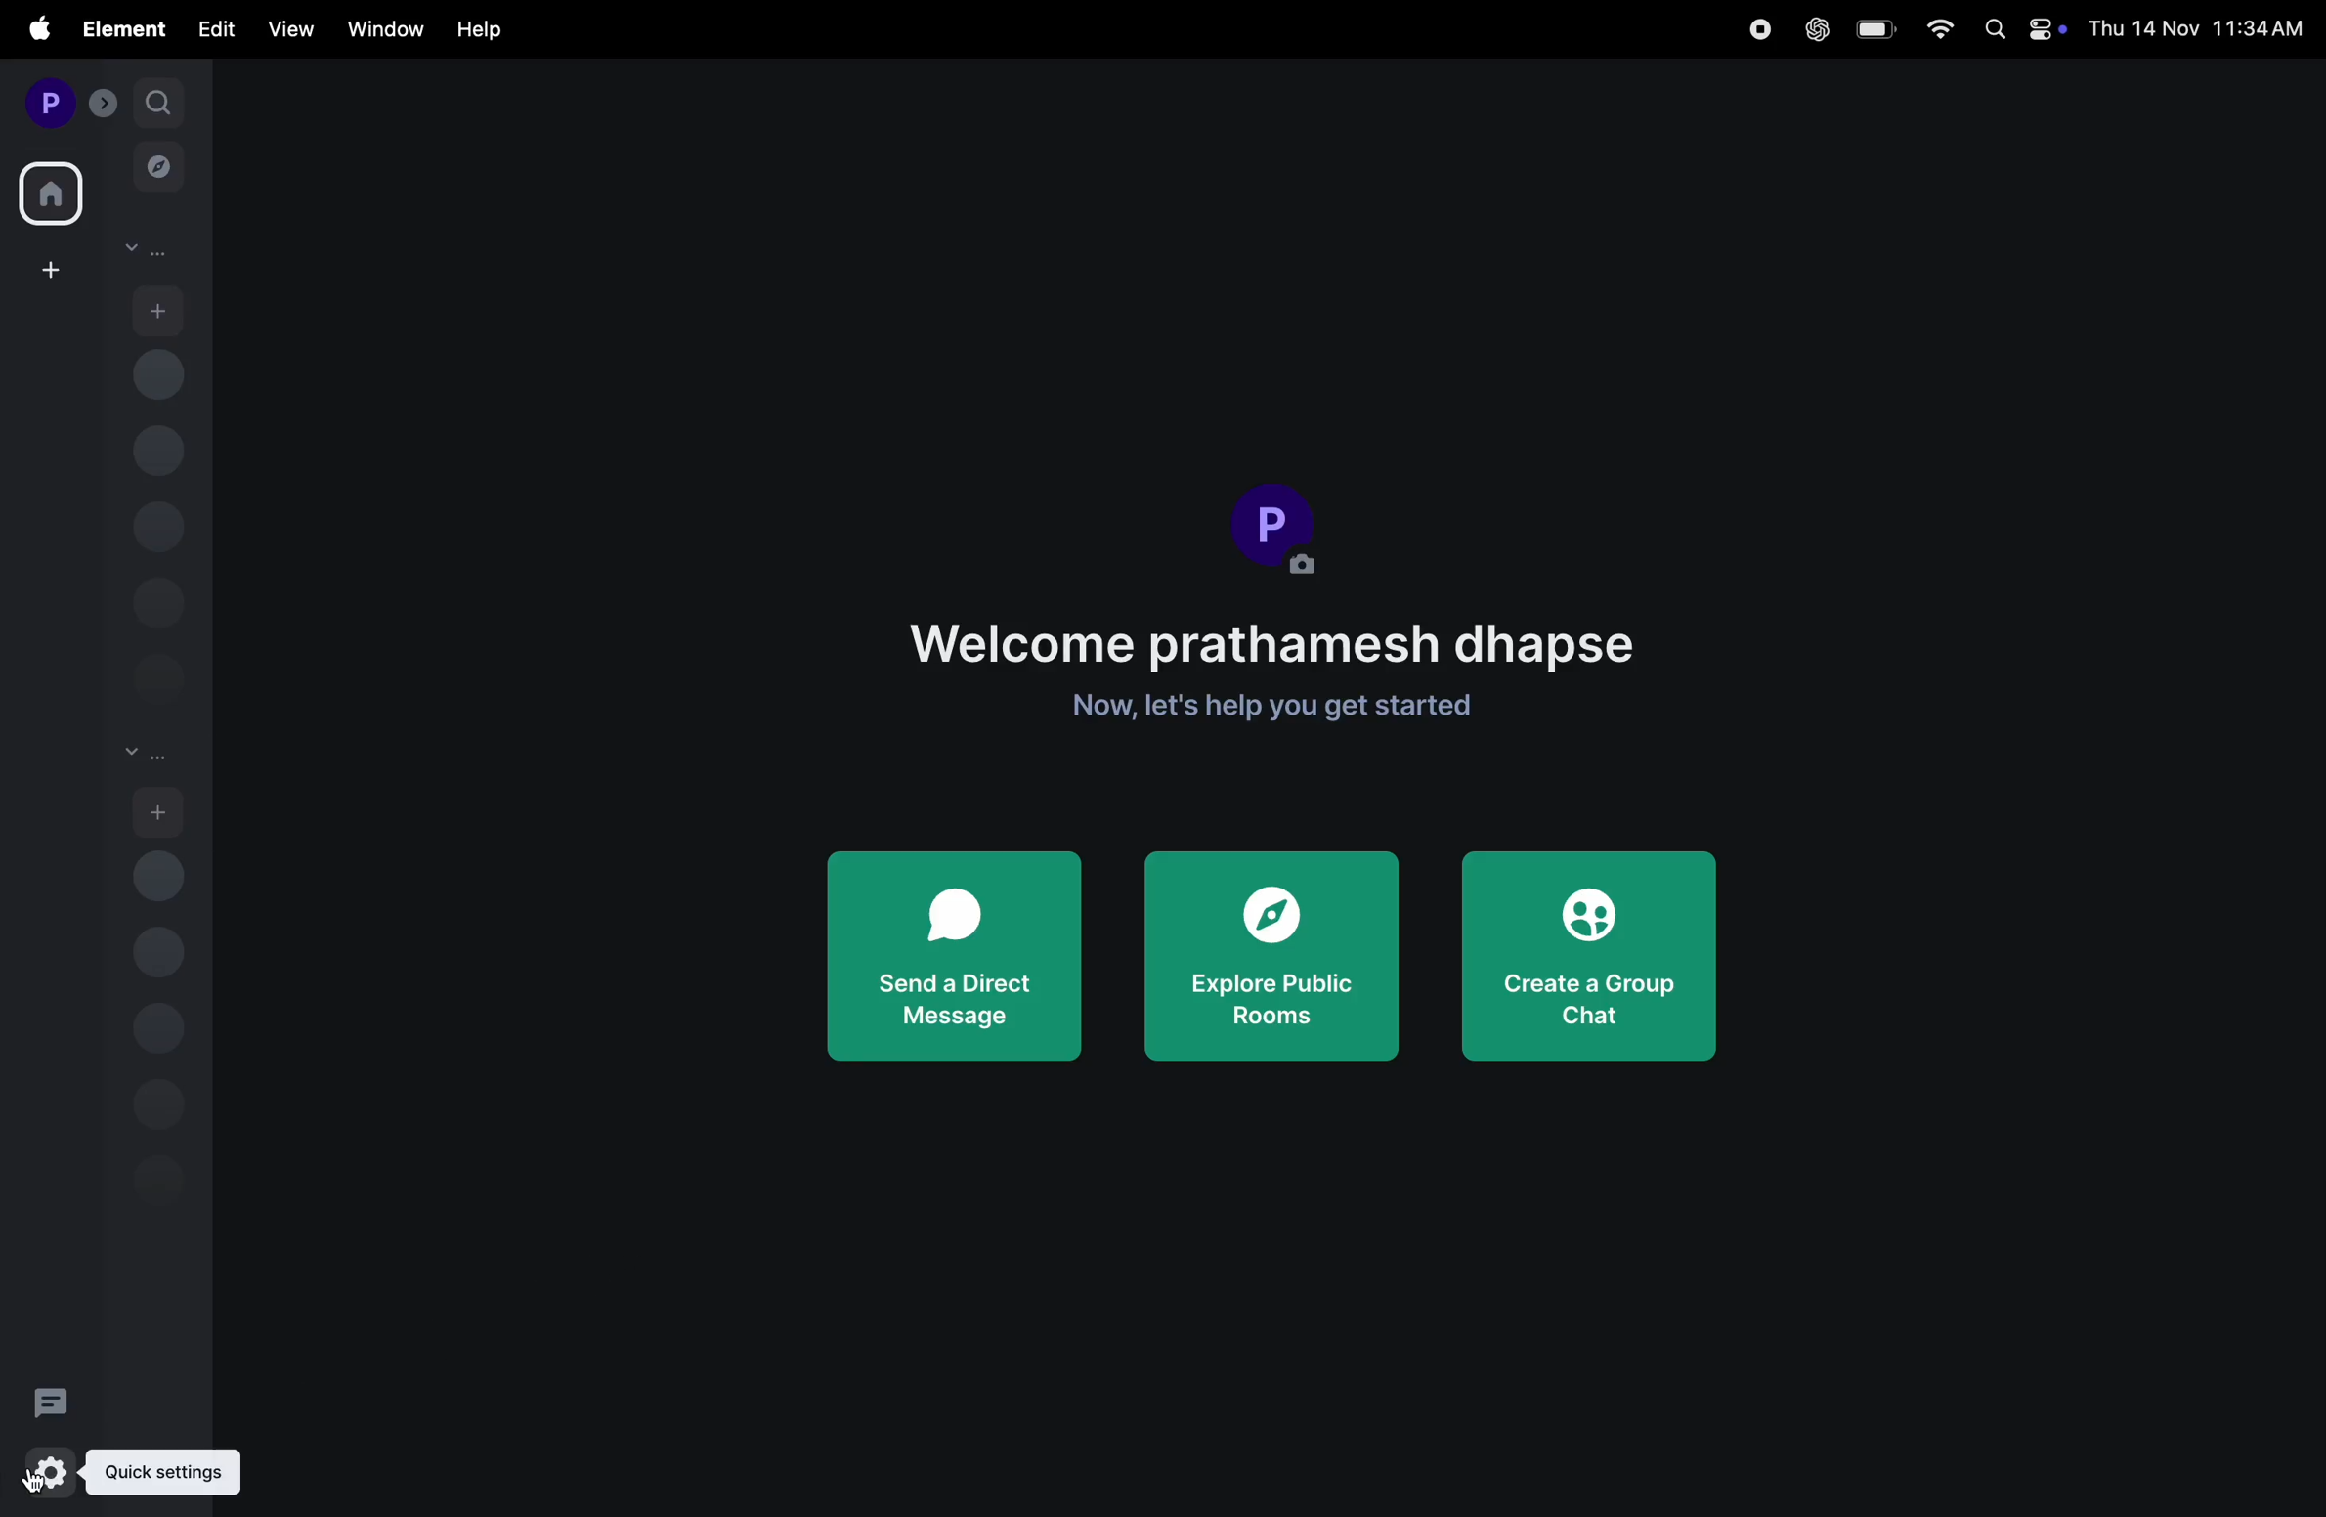 The width and height of the screenshot is (2326, 1517). I want to click on threads, so click(52, 1398).